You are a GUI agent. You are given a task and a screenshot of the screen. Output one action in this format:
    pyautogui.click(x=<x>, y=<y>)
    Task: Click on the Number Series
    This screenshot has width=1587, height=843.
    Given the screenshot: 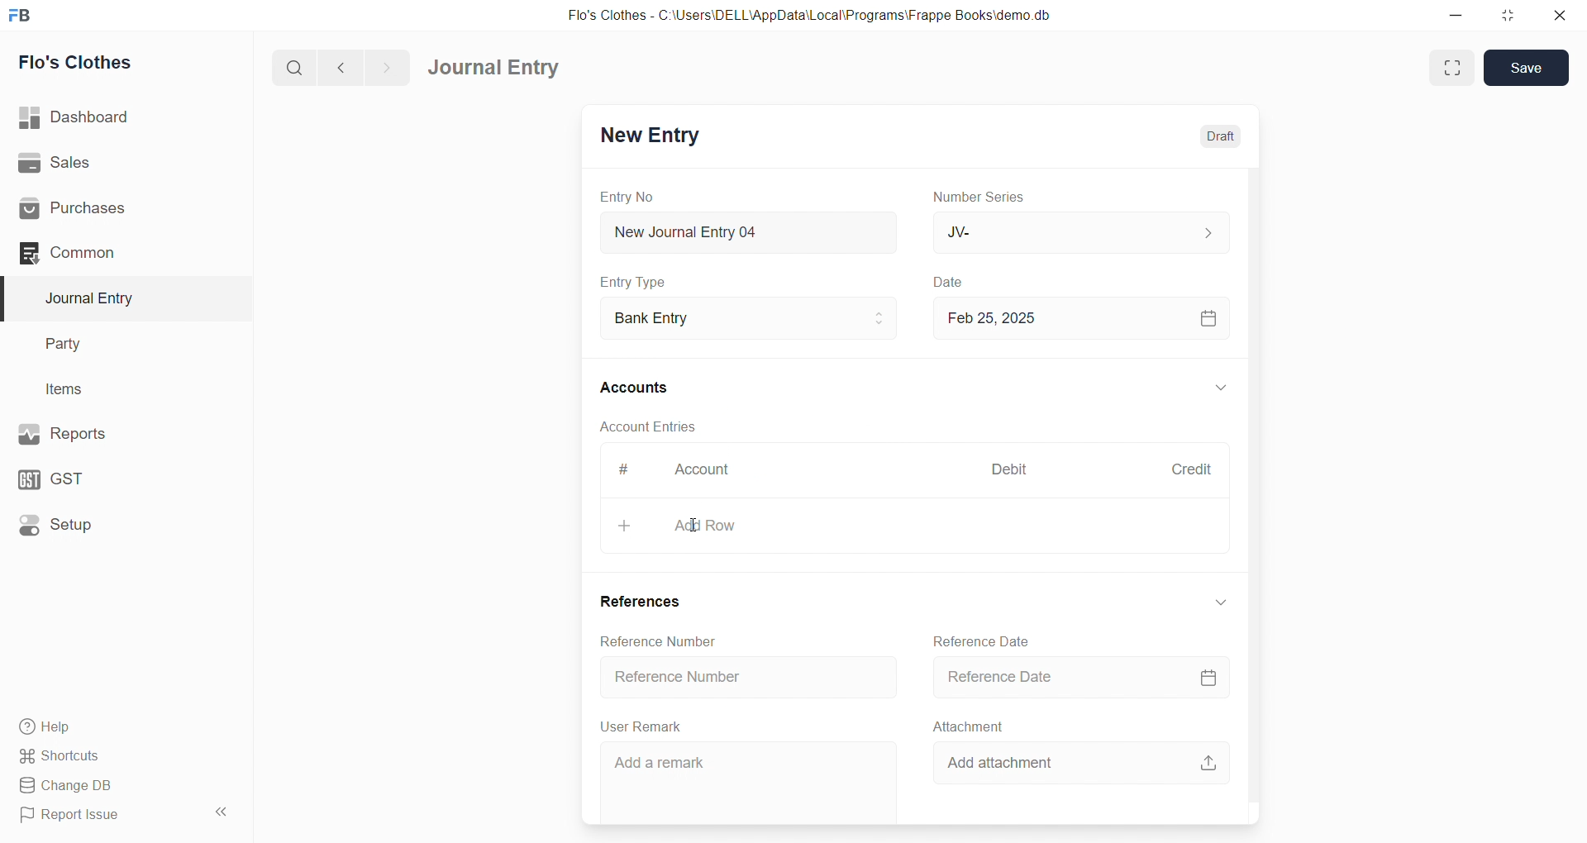 What is the action you would take?
    pyautogui.click(x=982, y=196)
    